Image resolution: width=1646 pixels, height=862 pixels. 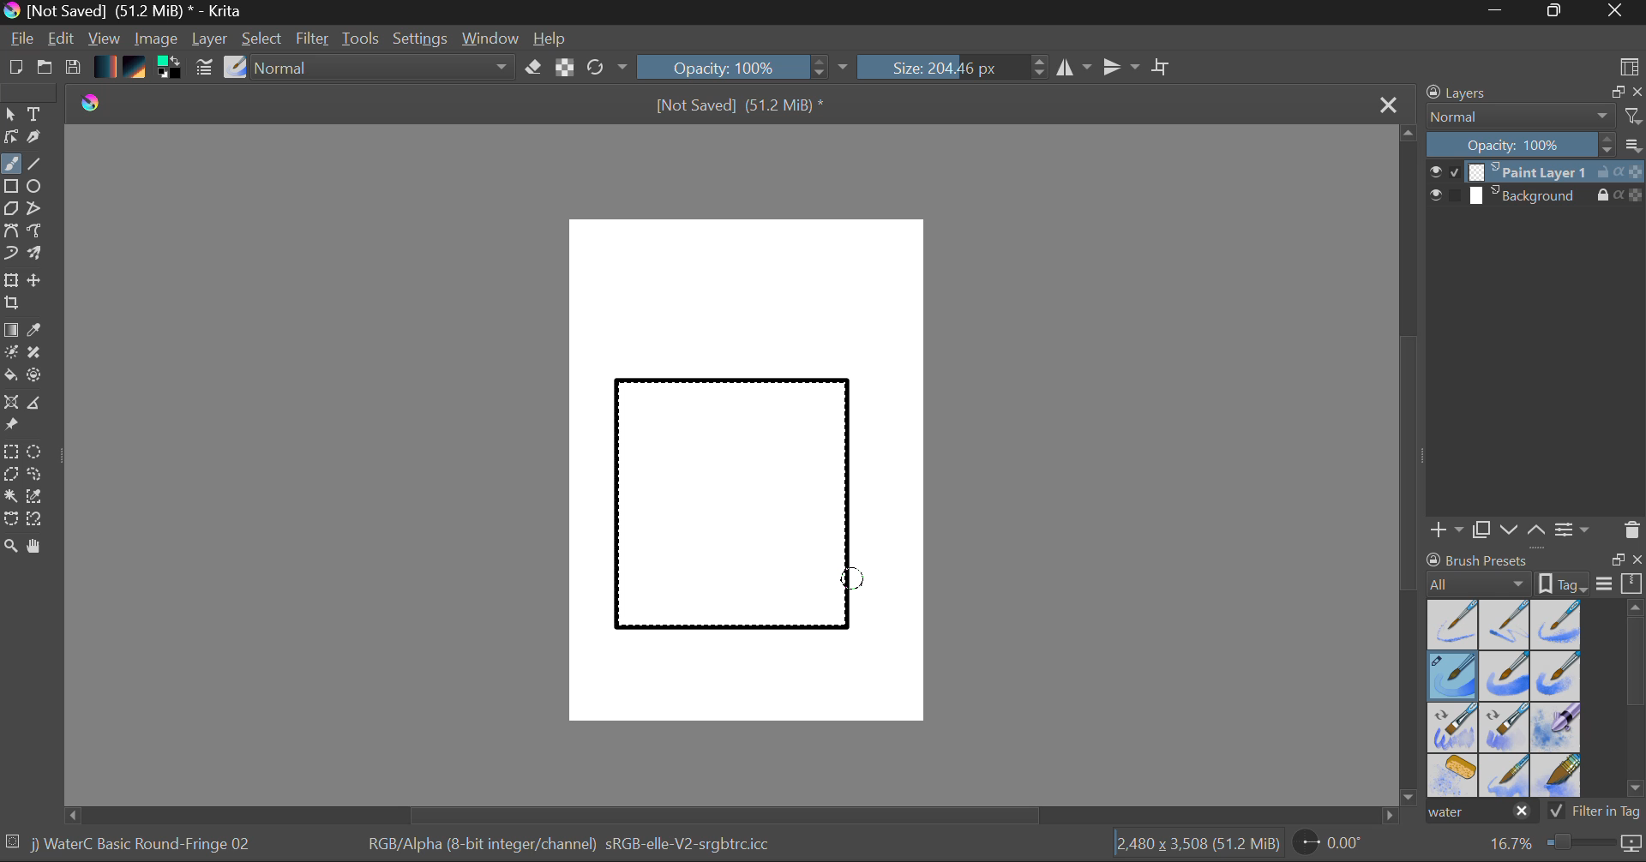 I want to click on Continuous Selection, so click(x=10, y=495).